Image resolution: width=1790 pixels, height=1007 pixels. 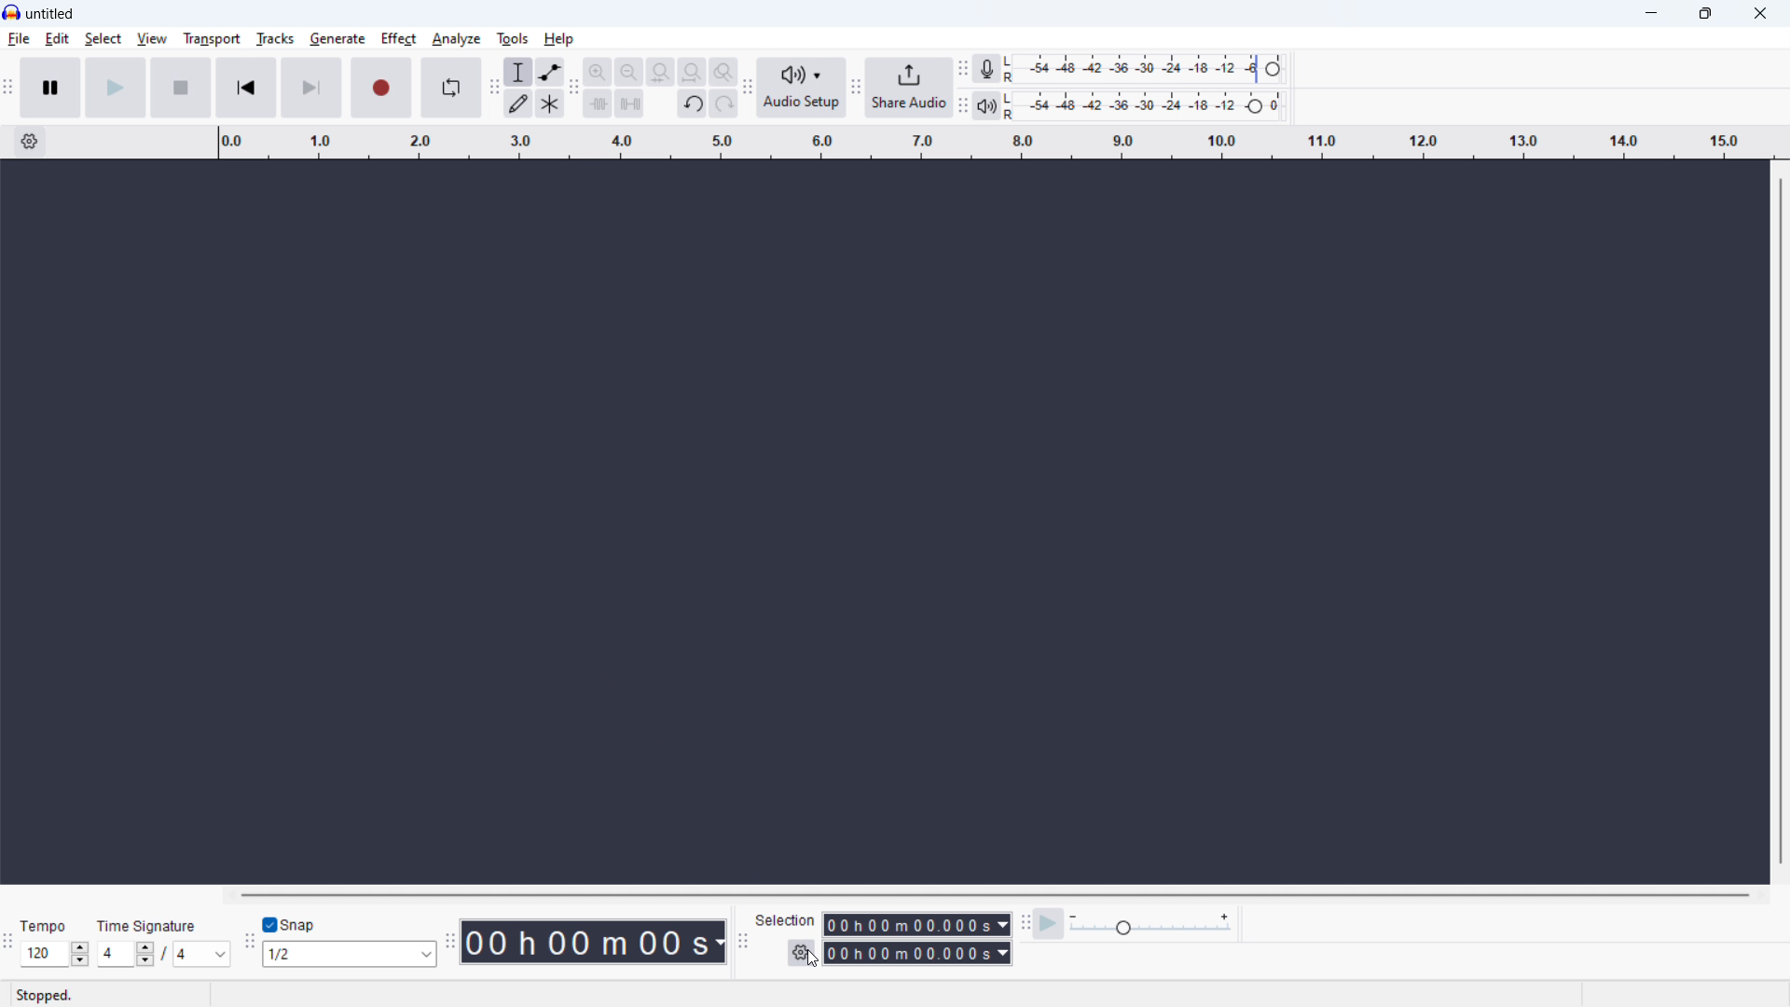 What do you see at coordinates (917, 924) in the screenshot?
I see `start time` at bounding box center [917, 924].